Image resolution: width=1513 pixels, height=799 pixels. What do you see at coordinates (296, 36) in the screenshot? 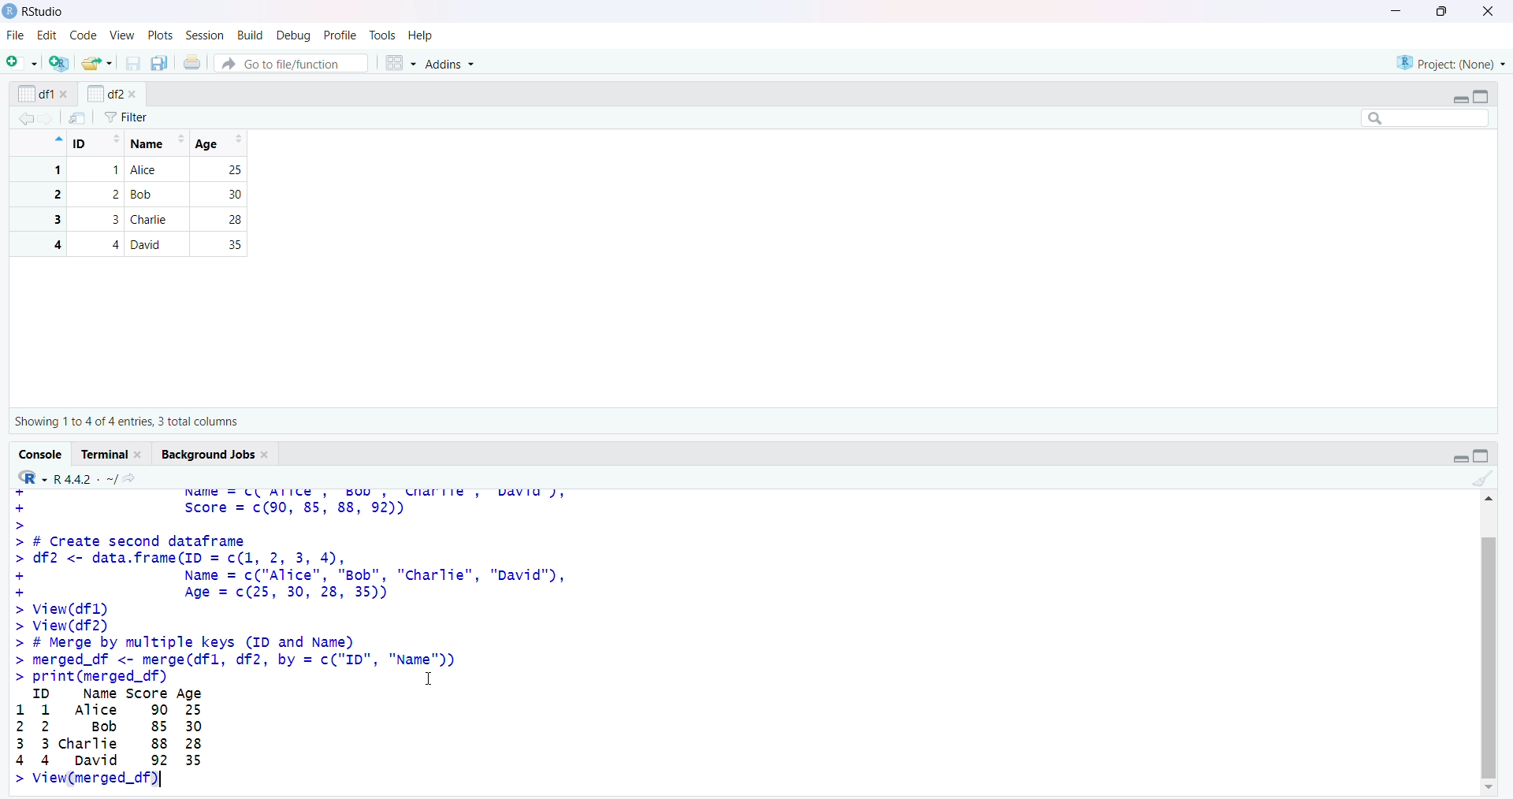
I see `debug` at bounding box center [296, 36].